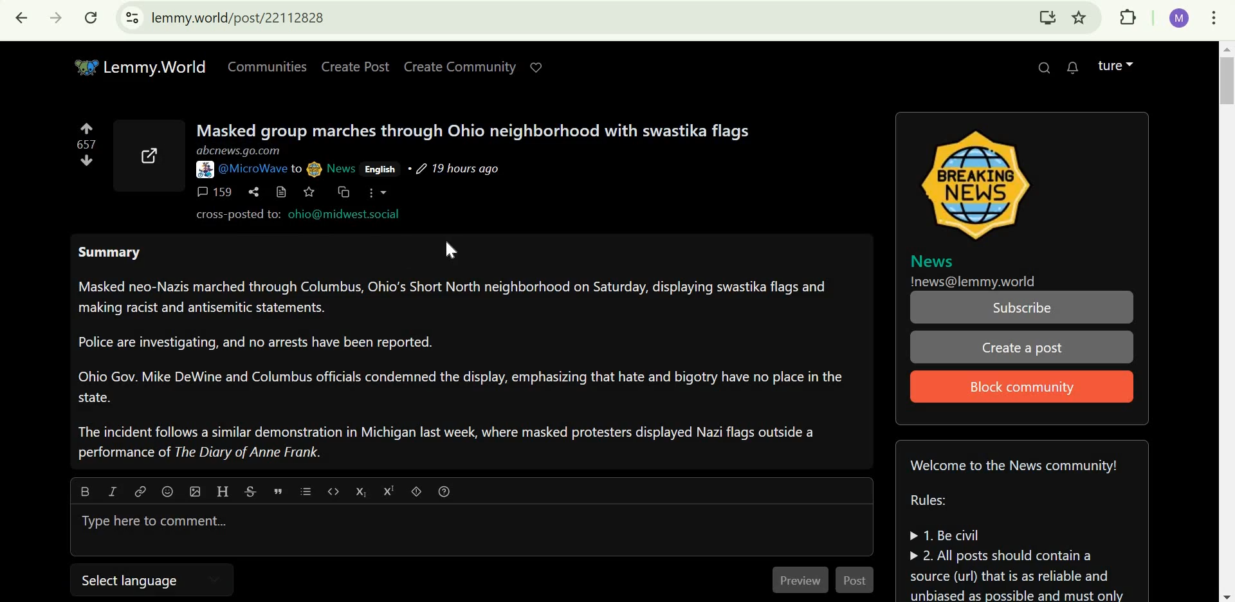 The width and height of the screenshot is (1235, 602). What do you see at coordinates (224, 491) in the screenshot?
I see `Header` at bounding box center [224, 491].